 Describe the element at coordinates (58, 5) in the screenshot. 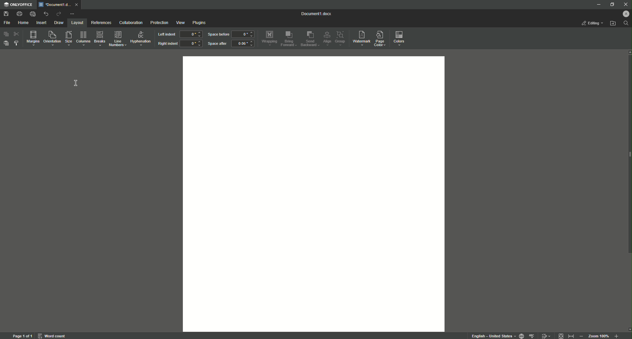

I see `Tab 1` at that location.